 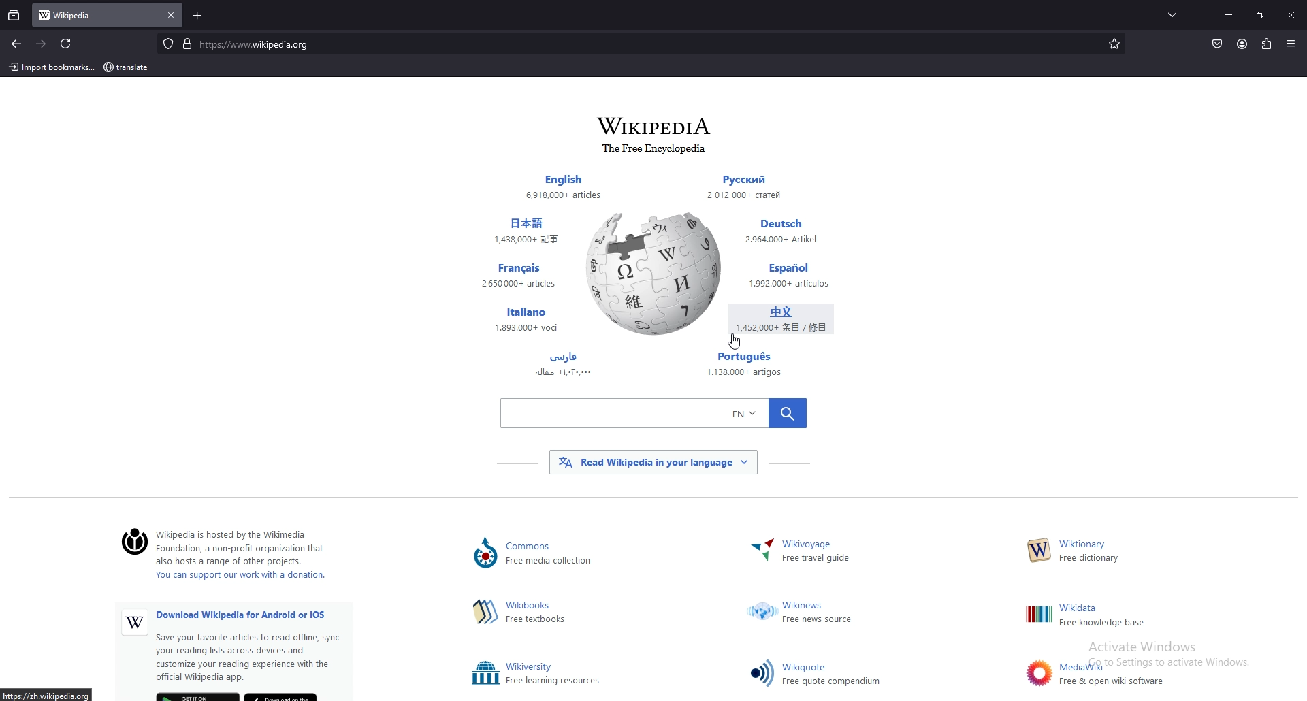 I want to click on , so click(x=653, y=412).